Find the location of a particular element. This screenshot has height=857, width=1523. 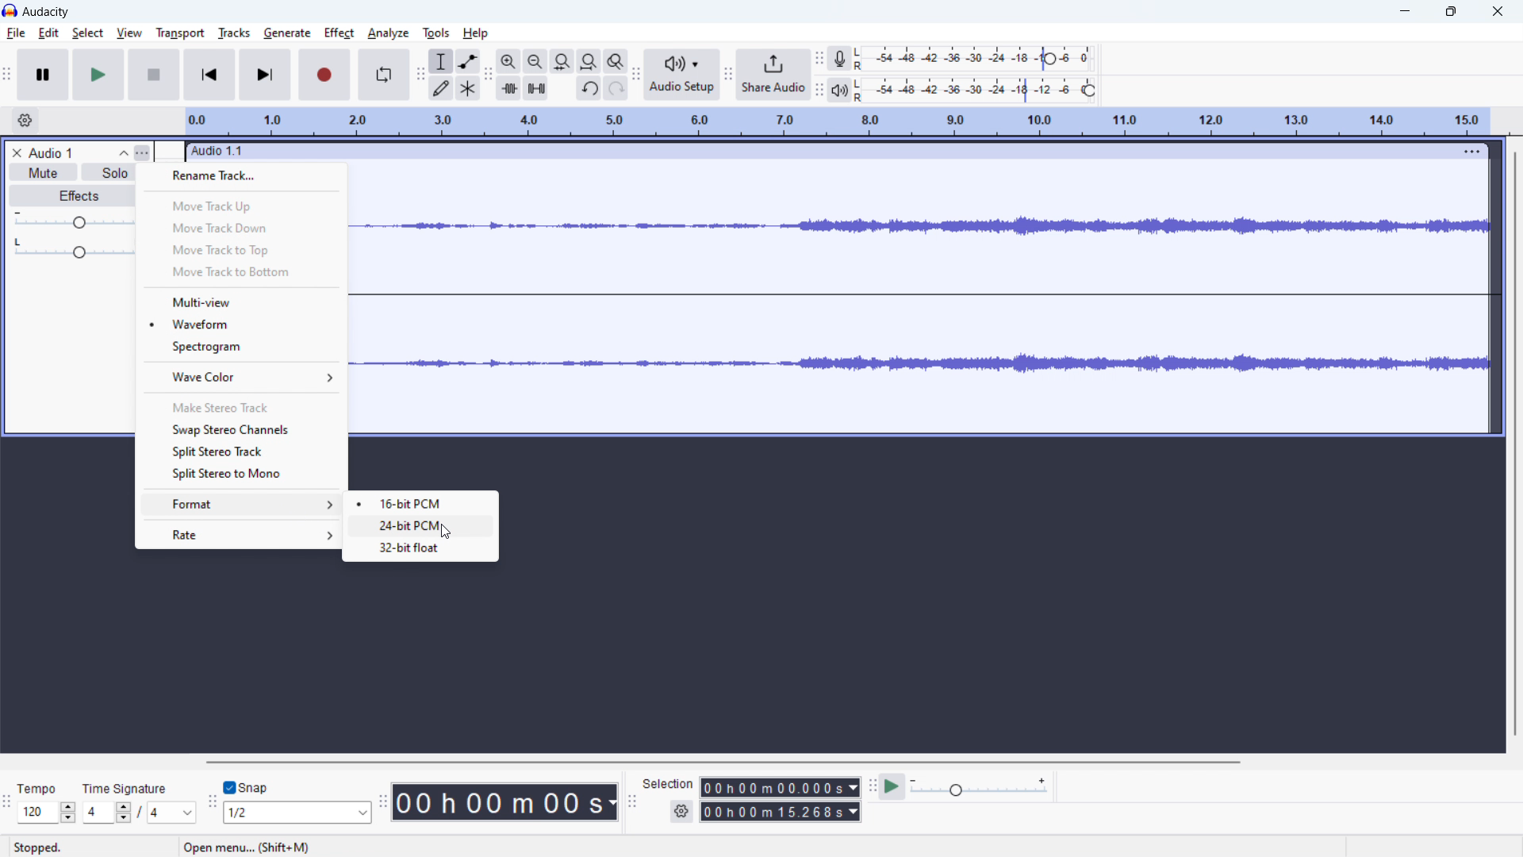

playback speed is located at coordinates (980, 786).